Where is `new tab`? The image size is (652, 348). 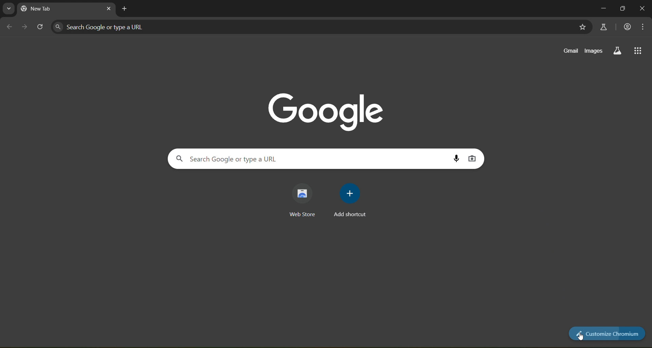 new tab is located at coordinates (126, 9).